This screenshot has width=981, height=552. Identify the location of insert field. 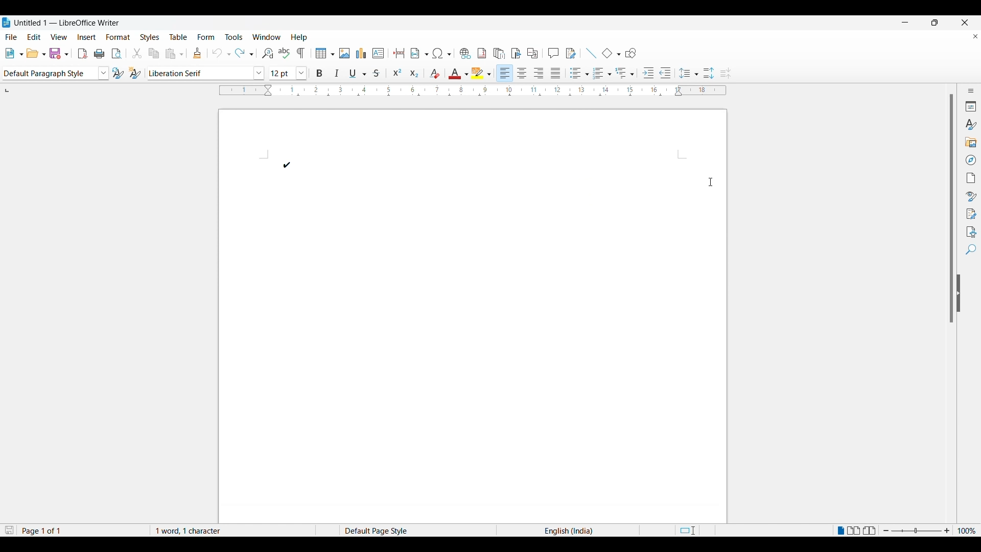
(418, 53).